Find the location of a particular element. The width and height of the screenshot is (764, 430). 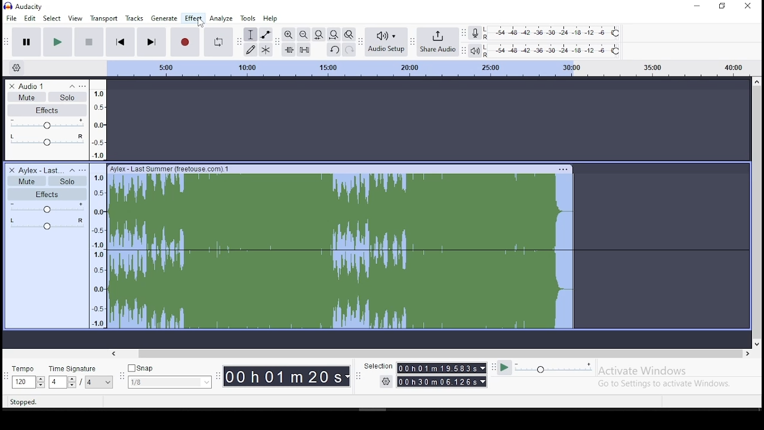

time is located at coordinates (288, 377).